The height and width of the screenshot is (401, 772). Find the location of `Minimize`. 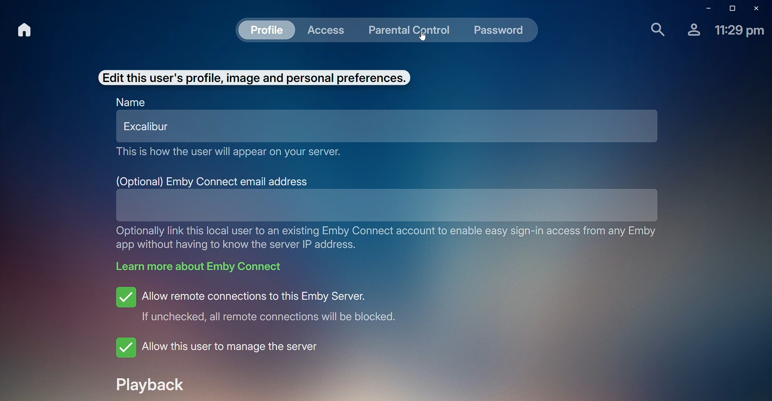

Minimize is located at coordinates (704, 8).